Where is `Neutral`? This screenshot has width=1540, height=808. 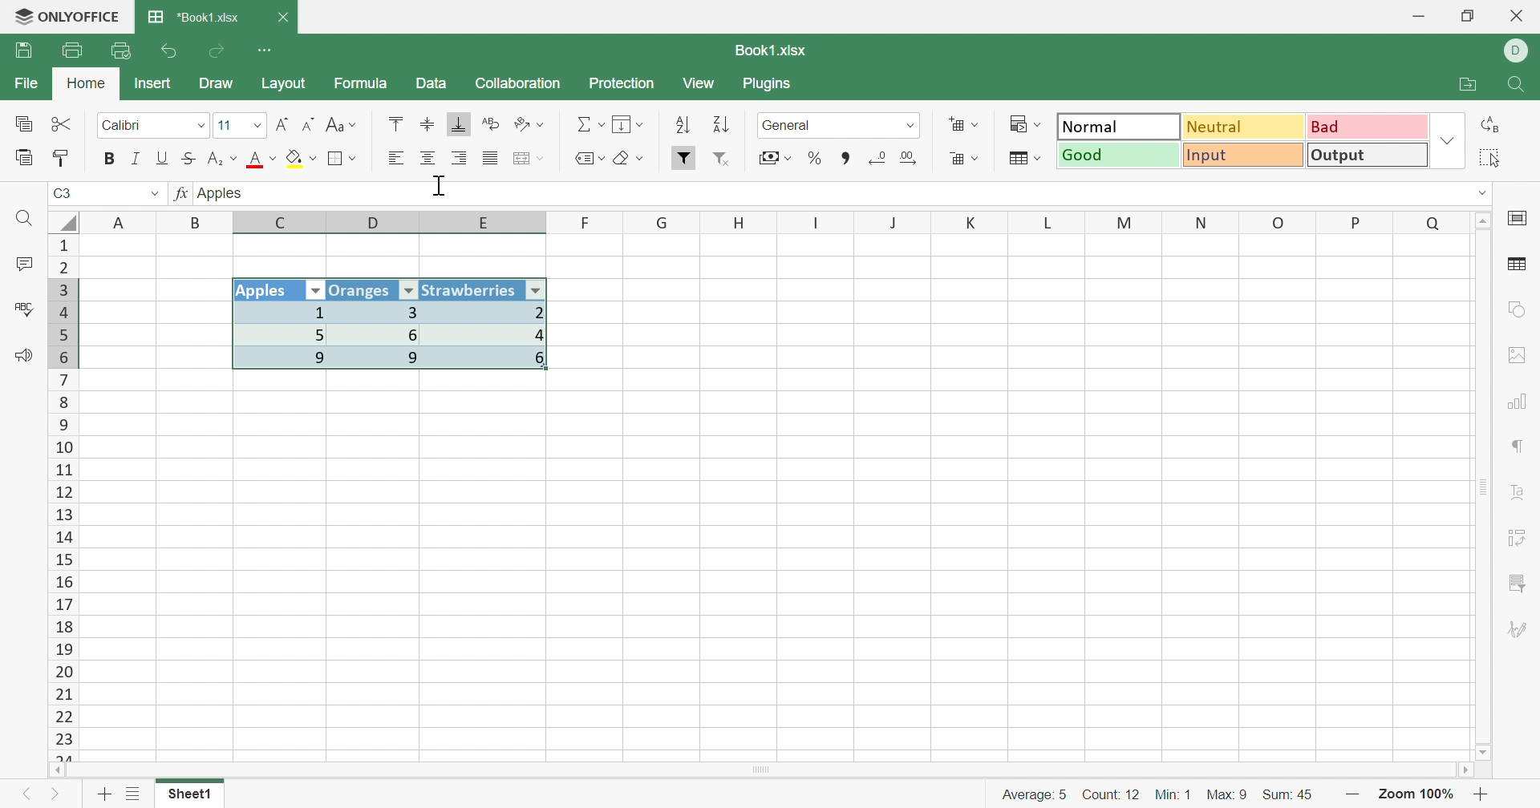 Neutral is located at coordinates (1245, 126).